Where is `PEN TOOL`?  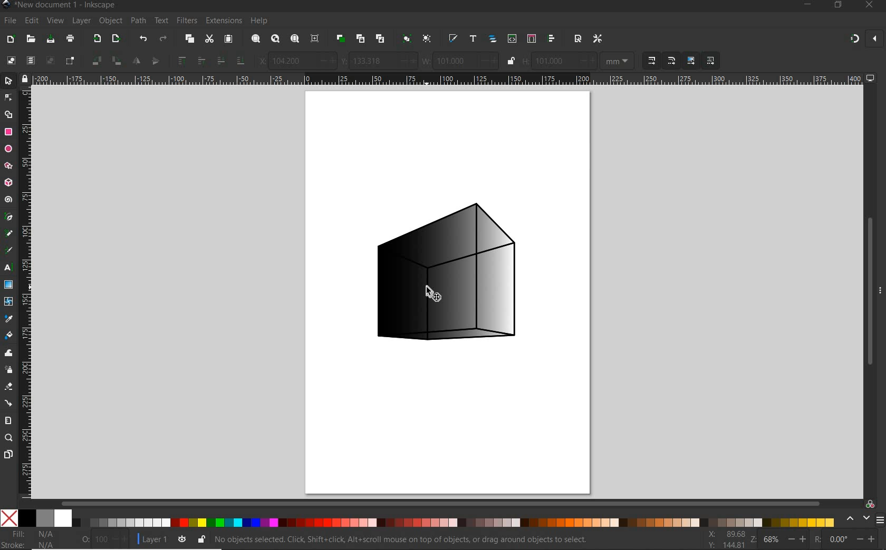 PEN TOOL is located at coordinates (9, 218).